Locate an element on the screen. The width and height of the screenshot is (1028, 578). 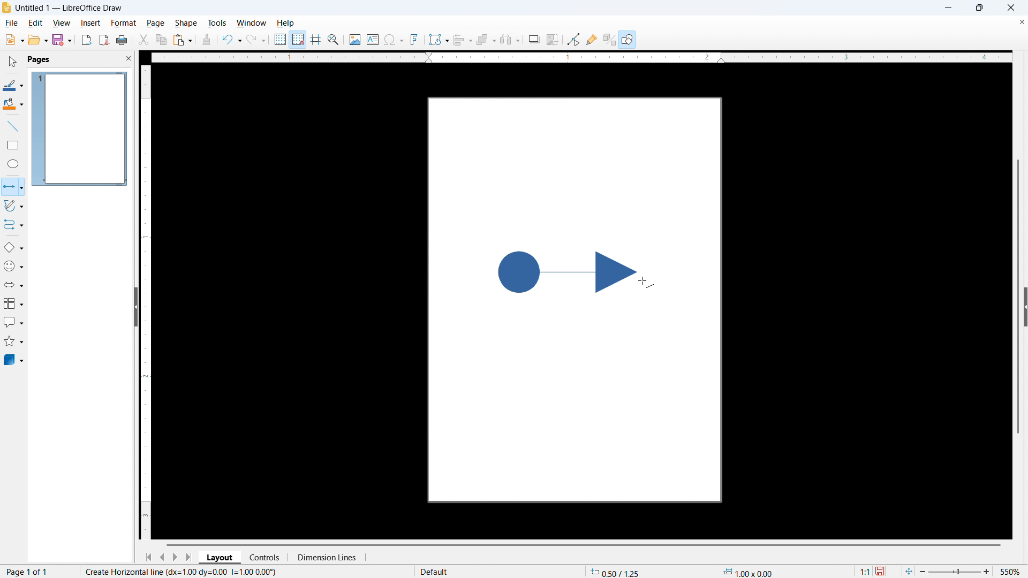
Logo  is located at coordinates (7, 7).